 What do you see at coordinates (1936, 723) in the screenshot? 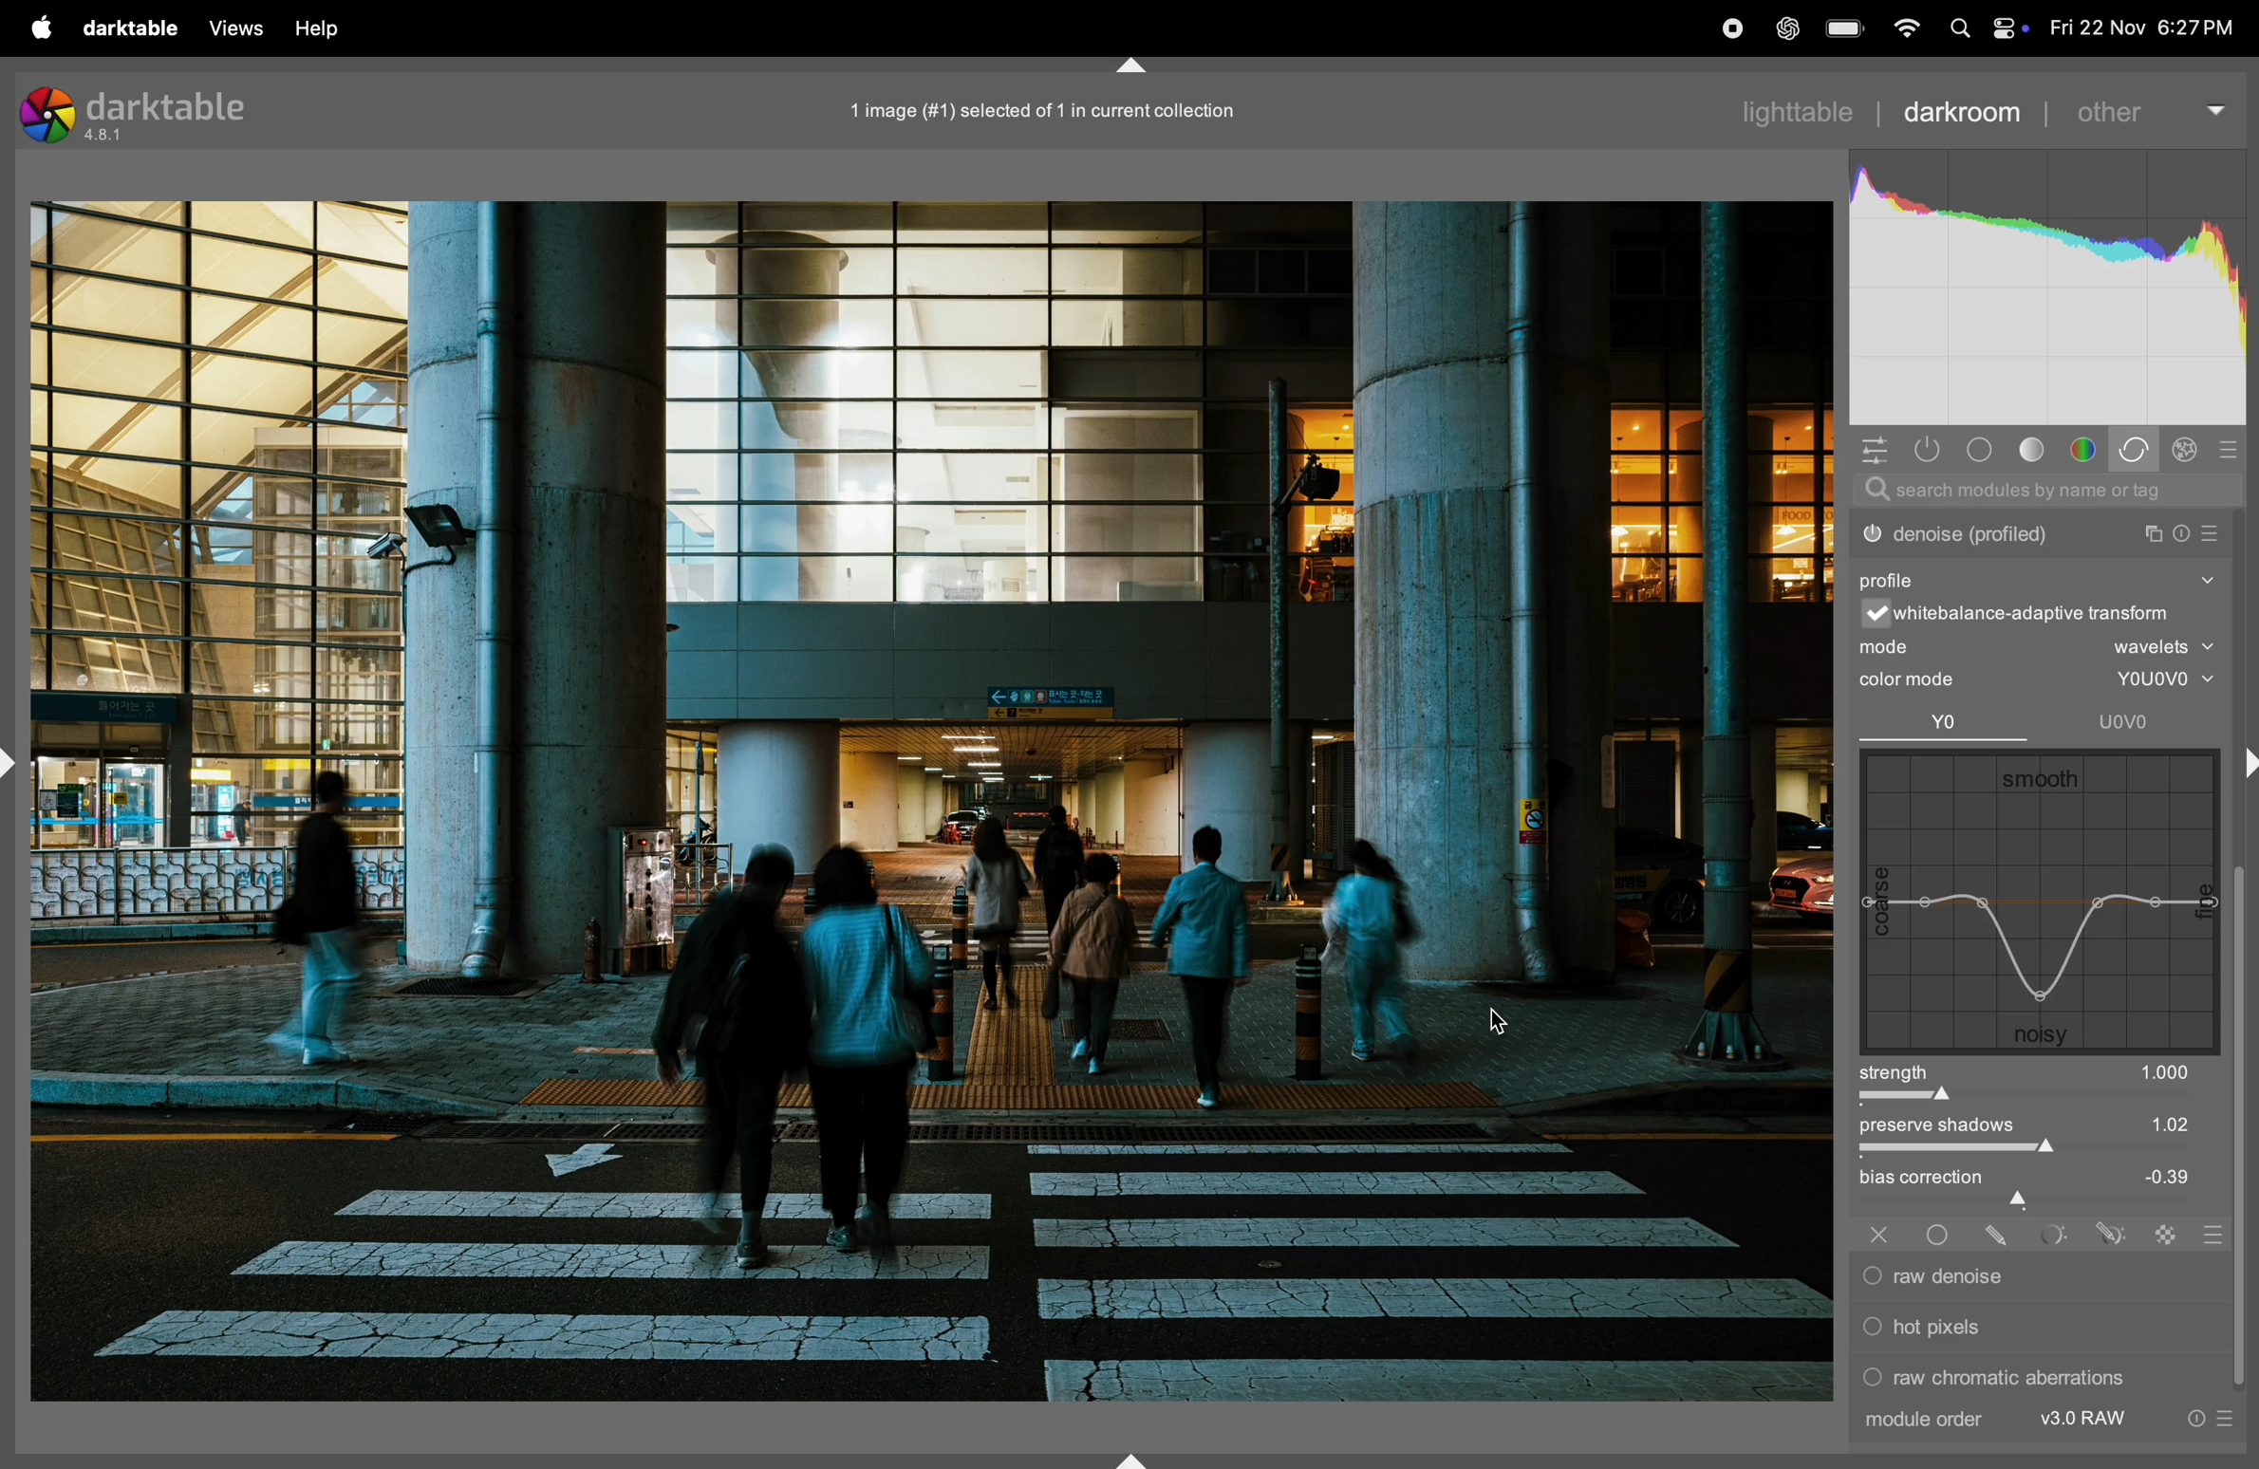
I see `Yo` at bounding box center [1936, 723].